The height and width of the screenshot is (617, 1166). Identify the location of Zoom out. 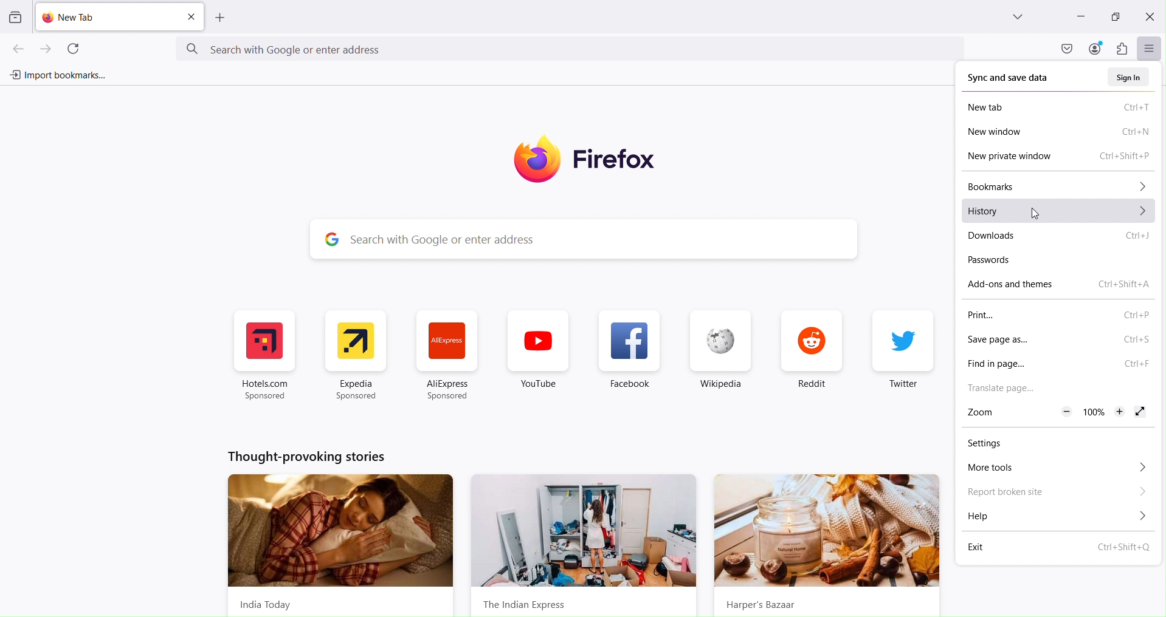
(1066, 412).